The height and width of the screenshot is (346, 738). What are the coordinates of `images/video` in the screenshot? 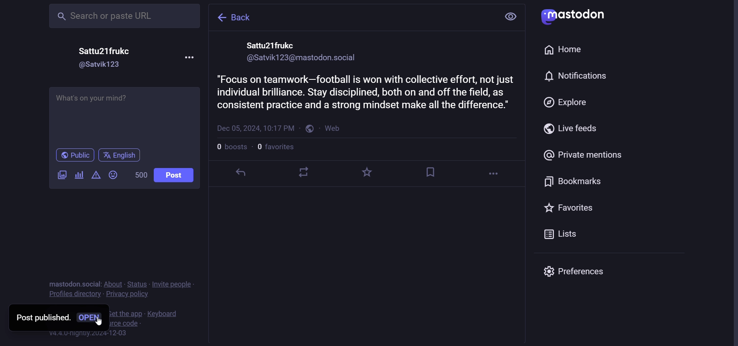 It's located at (58, 177).